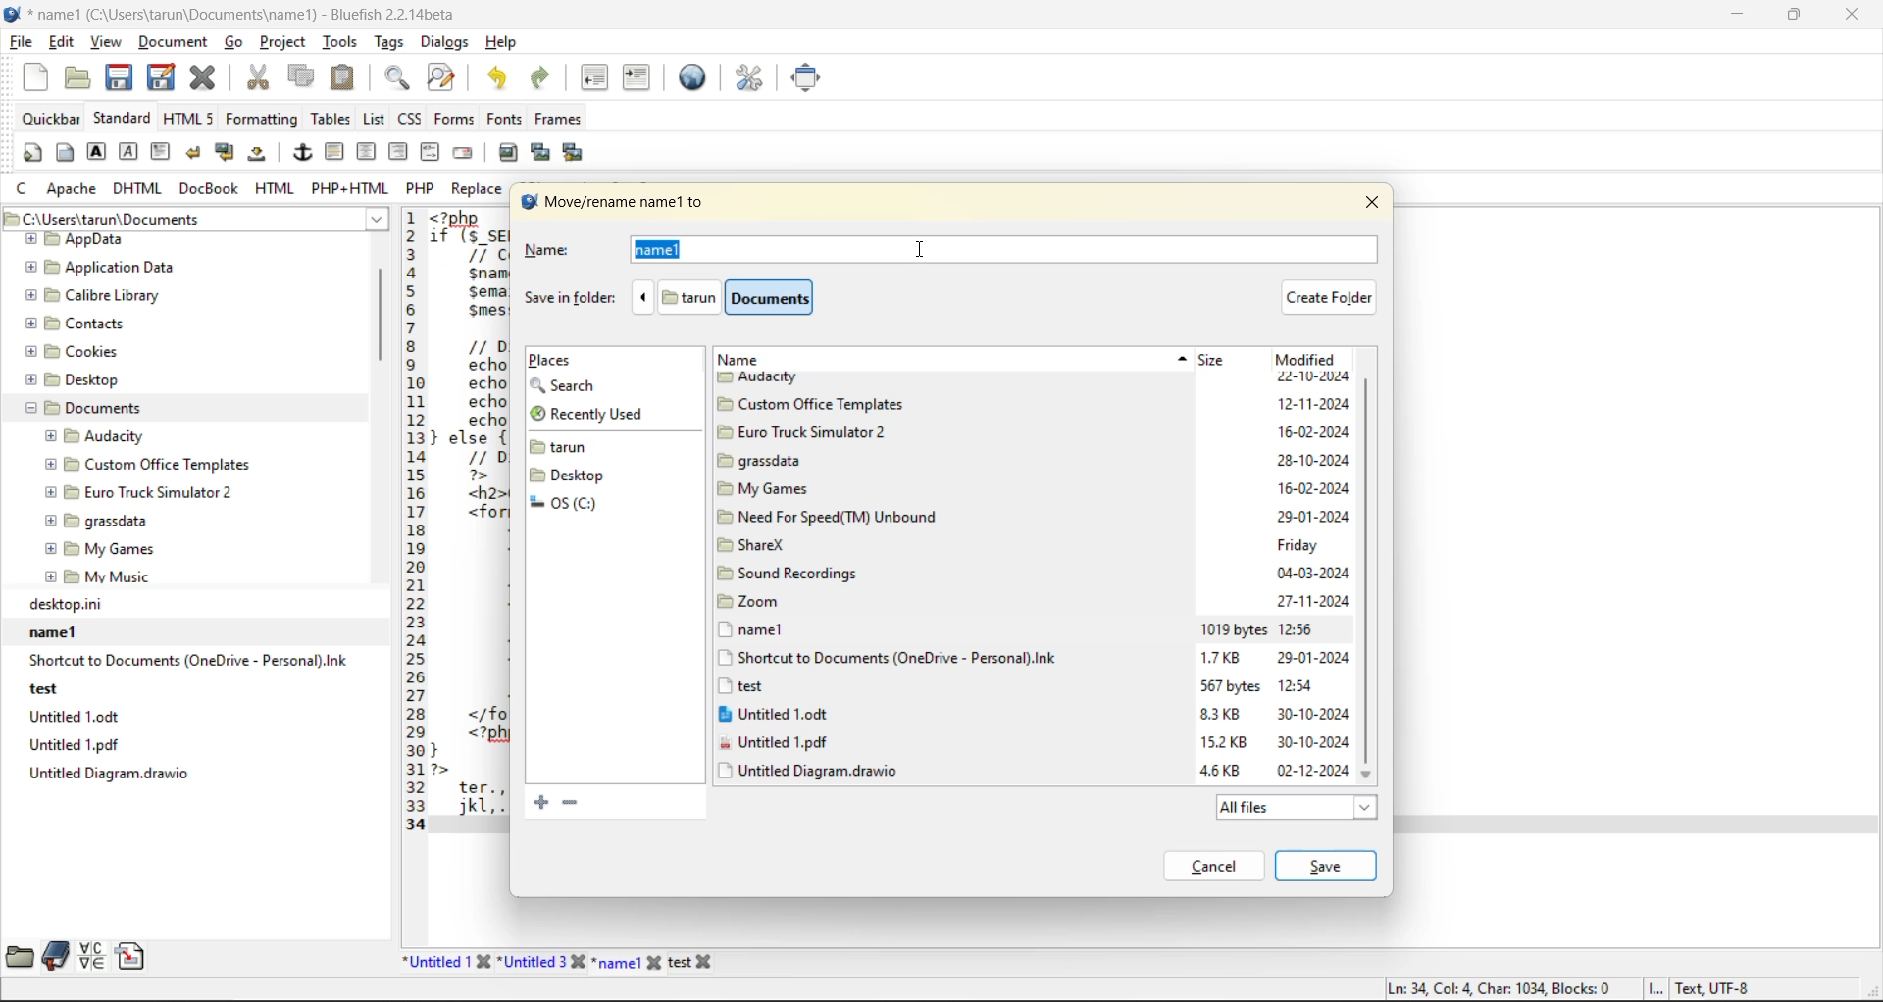  Describe the element at coordinates (364, 153) in the screenshot. I see `center` at that location.